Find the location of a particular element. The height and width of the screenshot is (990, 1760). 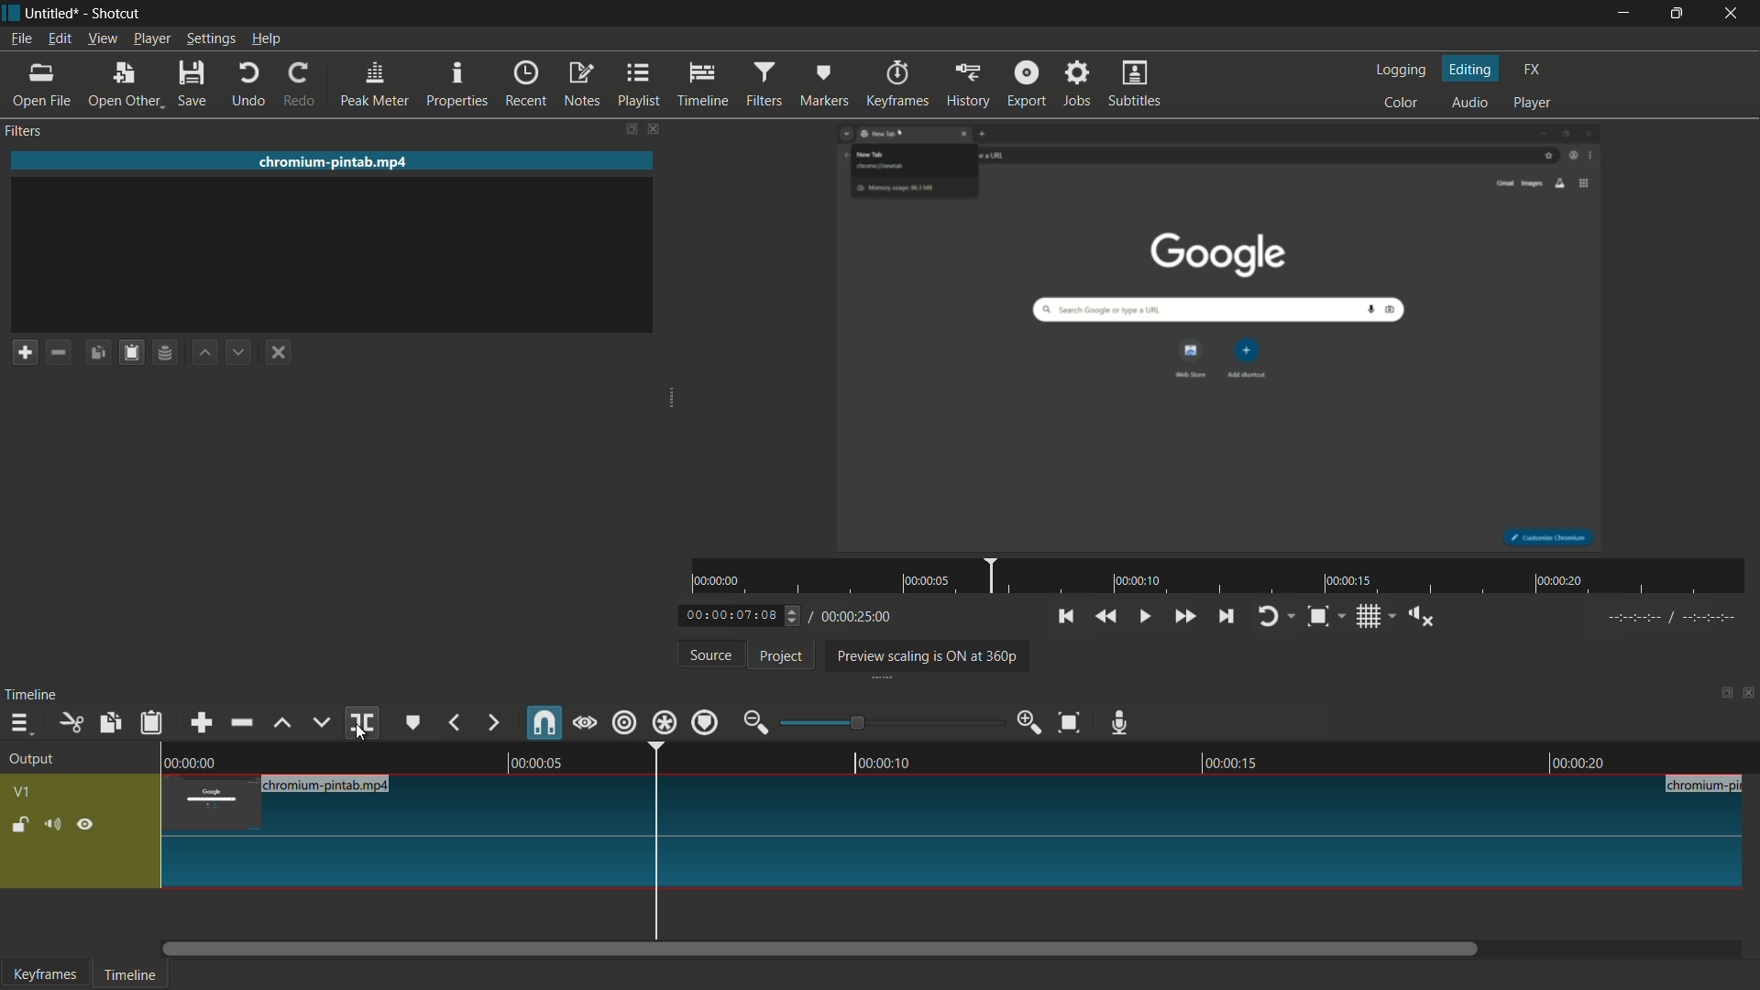

view menu is located at coordinates (100, 39).